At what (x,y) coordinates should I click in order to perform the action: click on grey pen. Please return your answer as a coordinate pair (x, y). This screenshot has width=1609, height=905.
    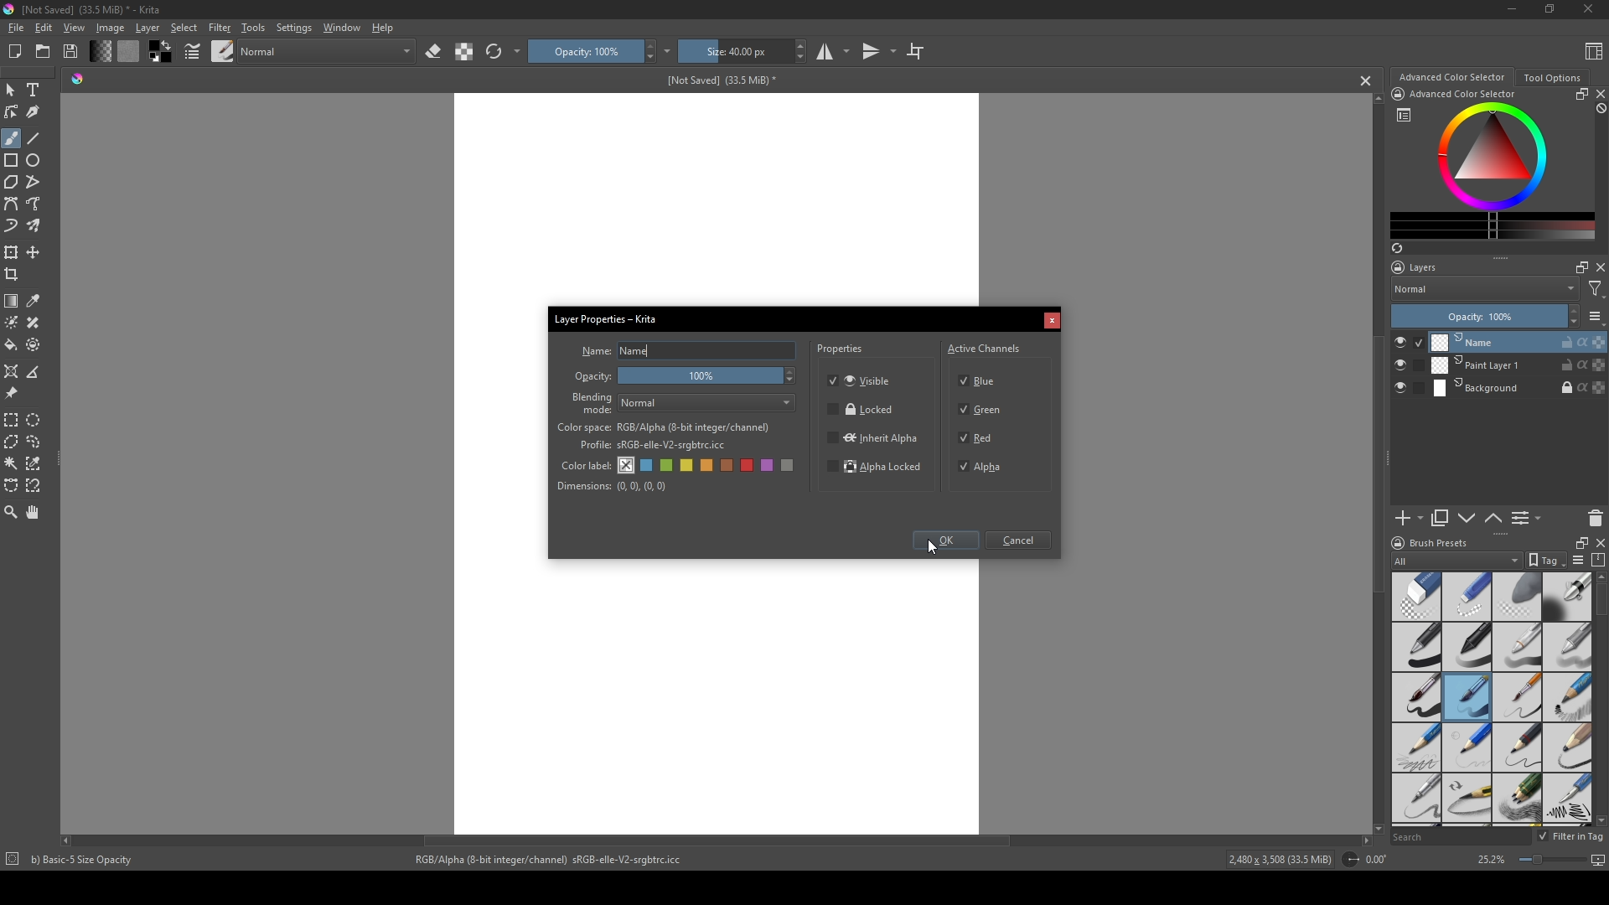
    Looking at the image, I should click on (1567, 647).